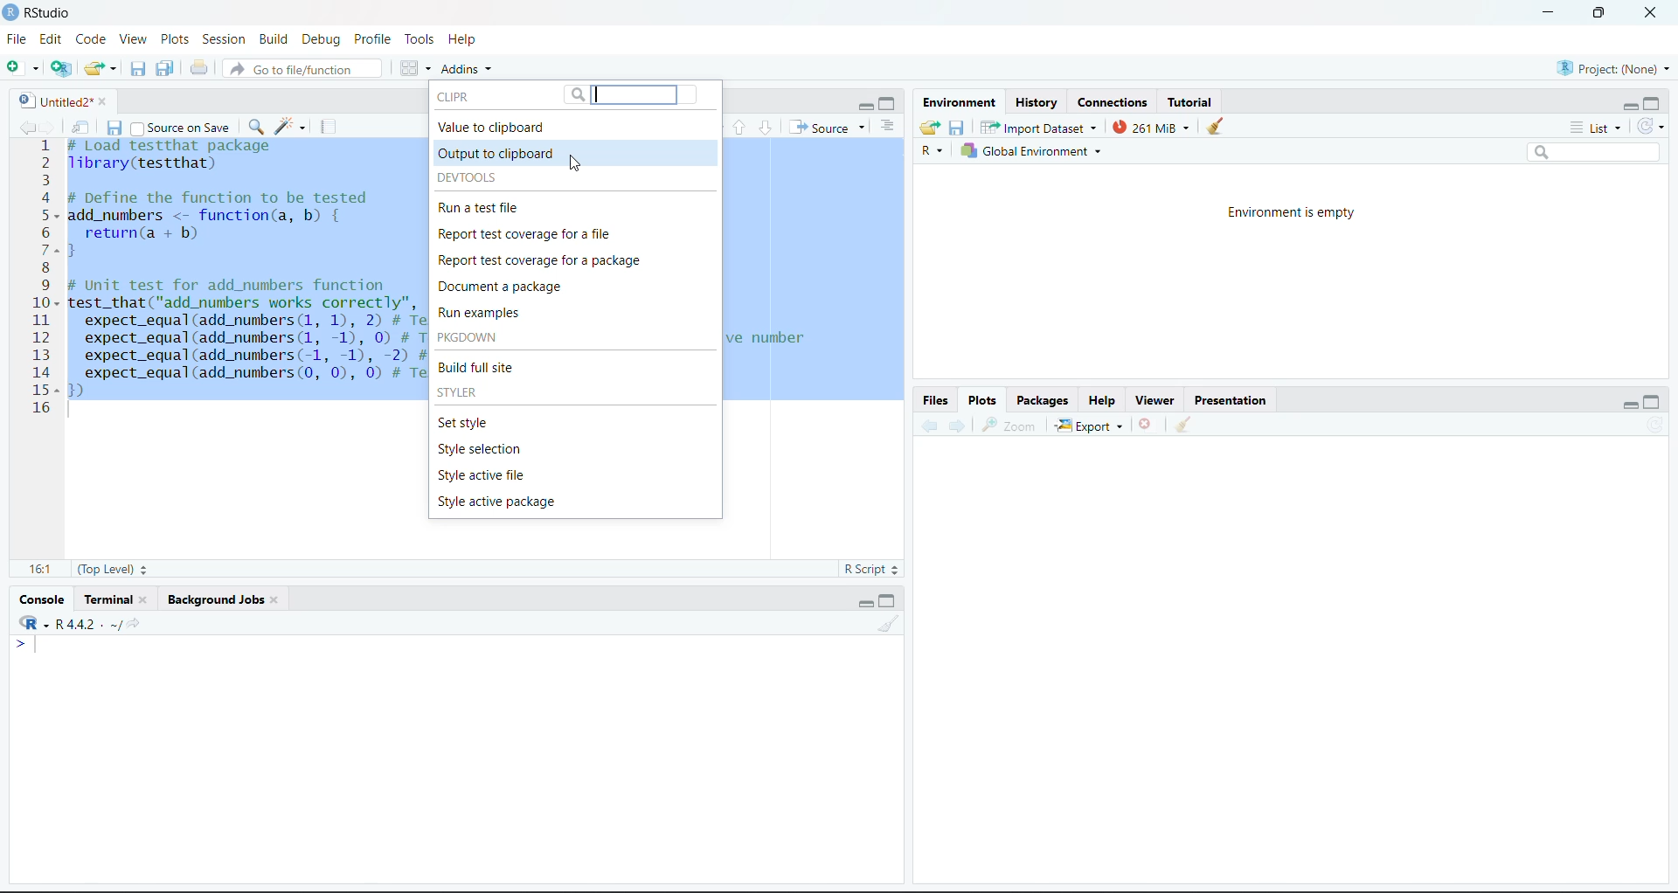  What do you see at coordinates (859, 104) in the screenshot?
I see `minimize` at bounding box center [859, 104].